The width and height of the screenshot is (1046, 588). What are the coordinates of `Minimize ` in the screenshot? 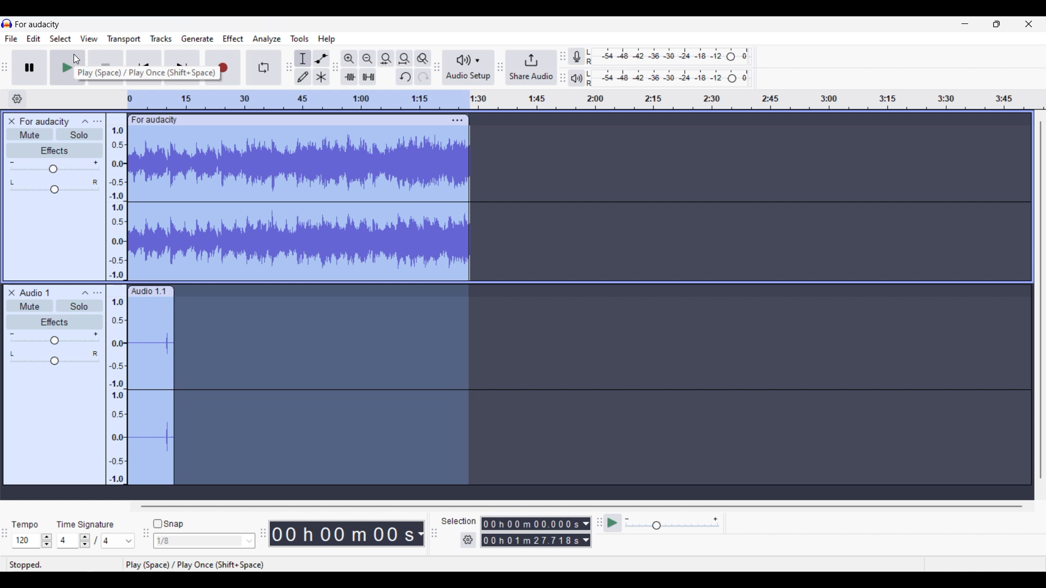 It's located at (965, 23).